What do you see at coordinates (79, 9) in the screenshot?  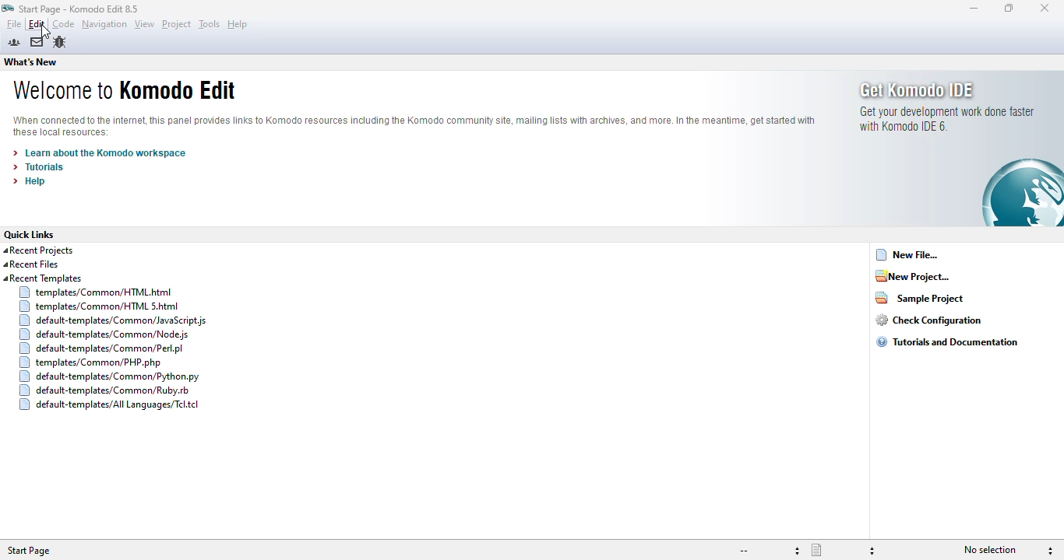 I see `start page` at bounding box center [79, 9].